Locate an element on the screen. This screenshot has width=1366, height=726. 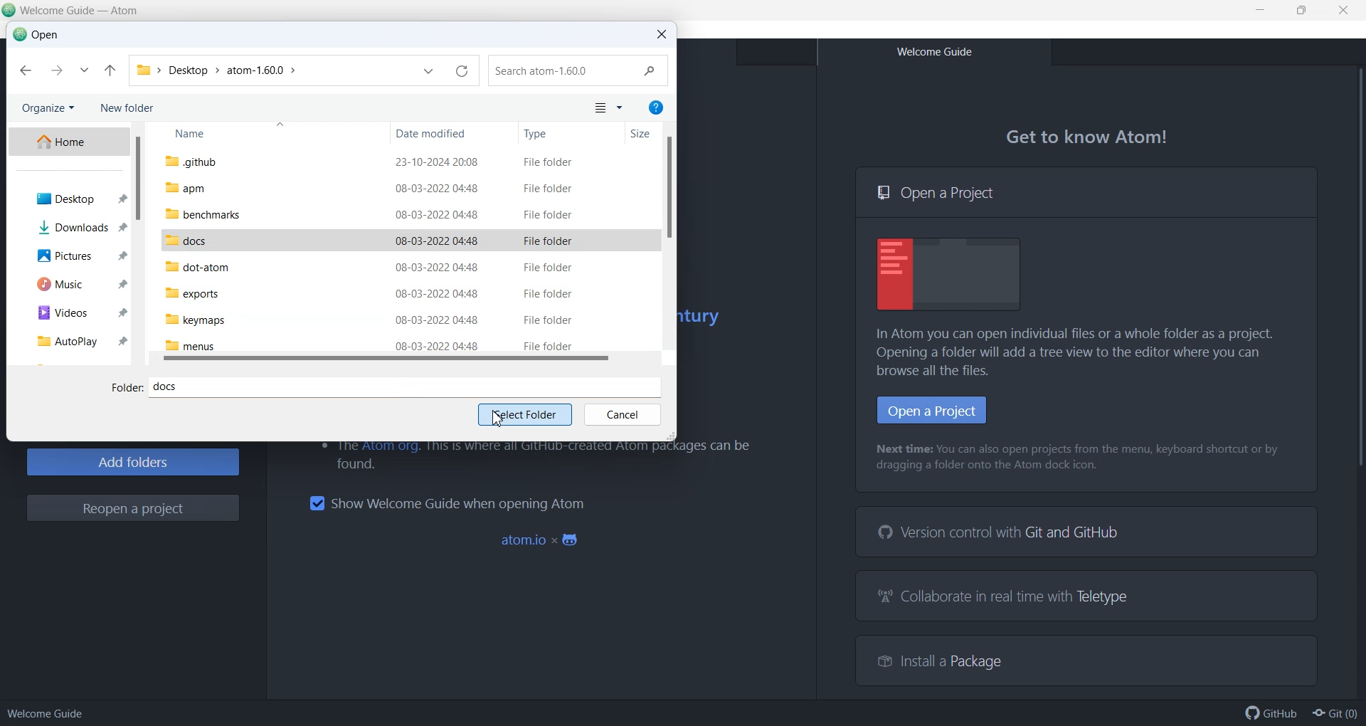
Search .github is located at coordinates (579, 71).